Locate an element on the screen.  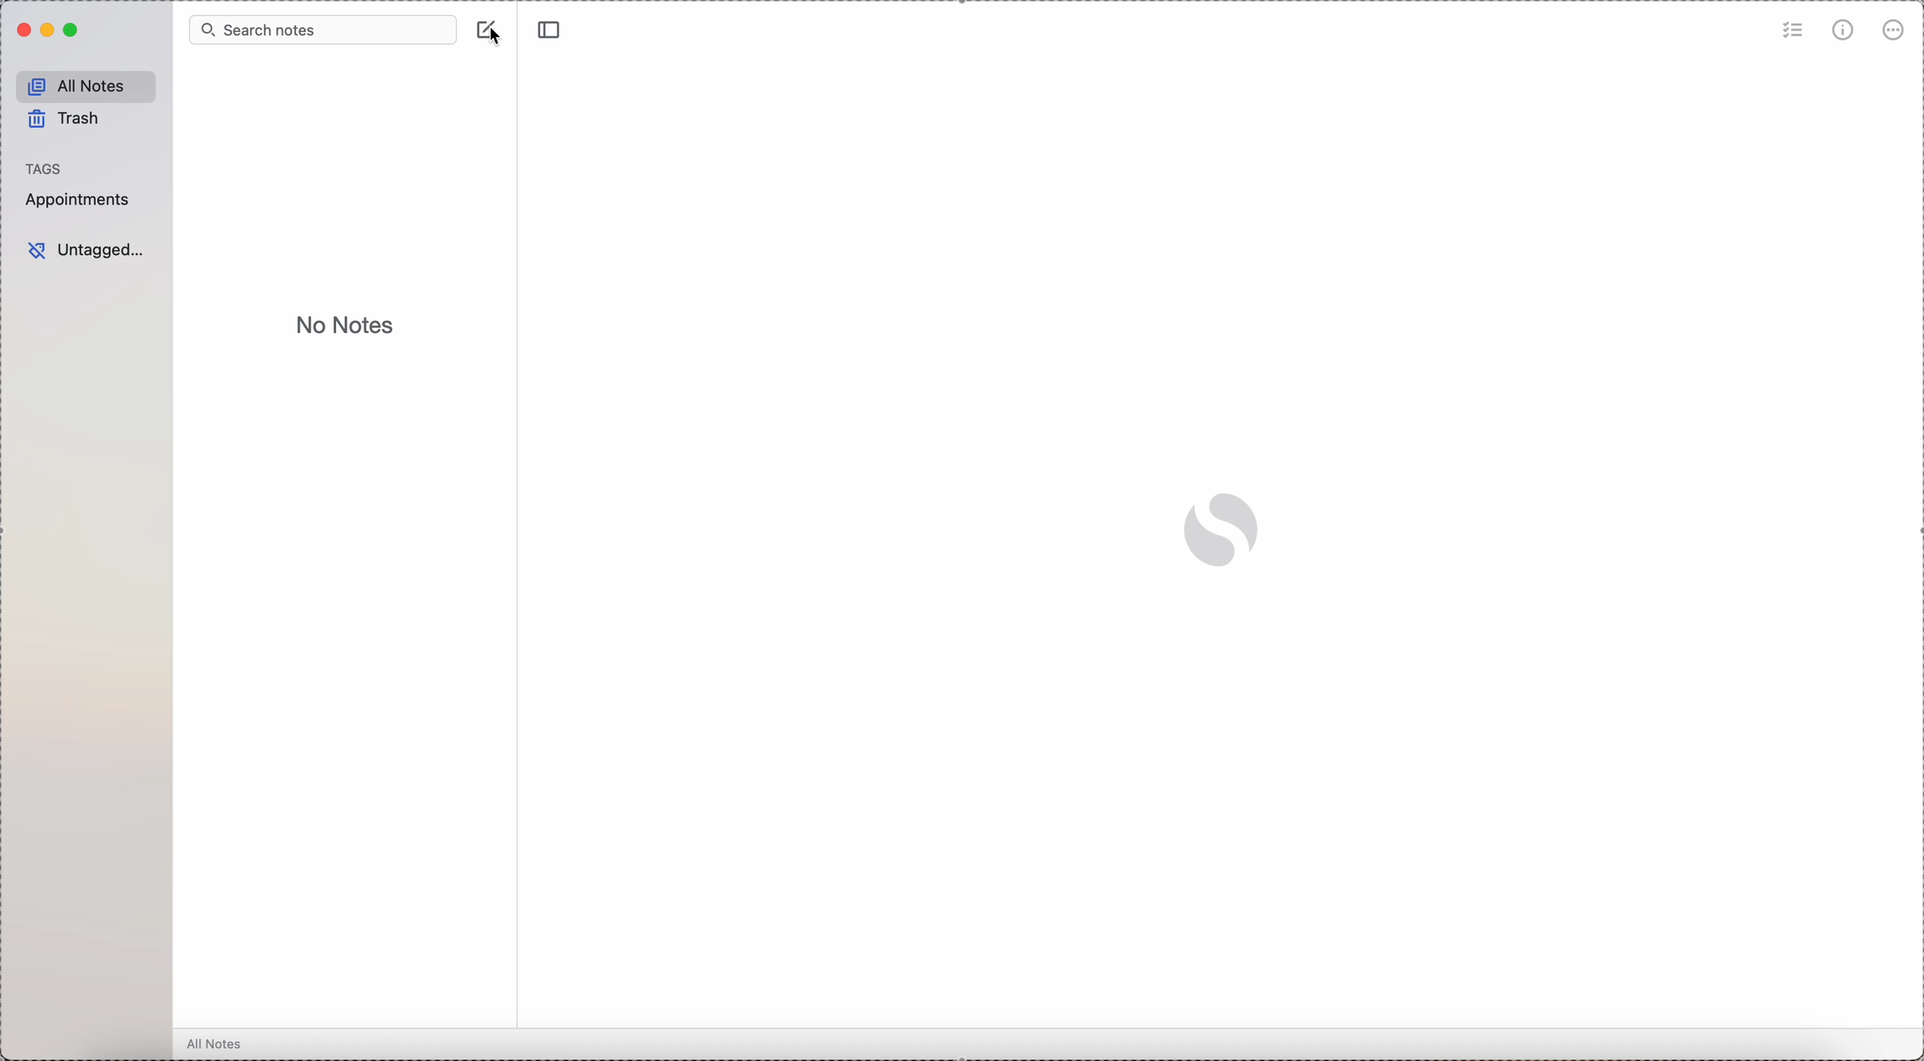
Simplenote logo is located at coordinates (1220, 532).